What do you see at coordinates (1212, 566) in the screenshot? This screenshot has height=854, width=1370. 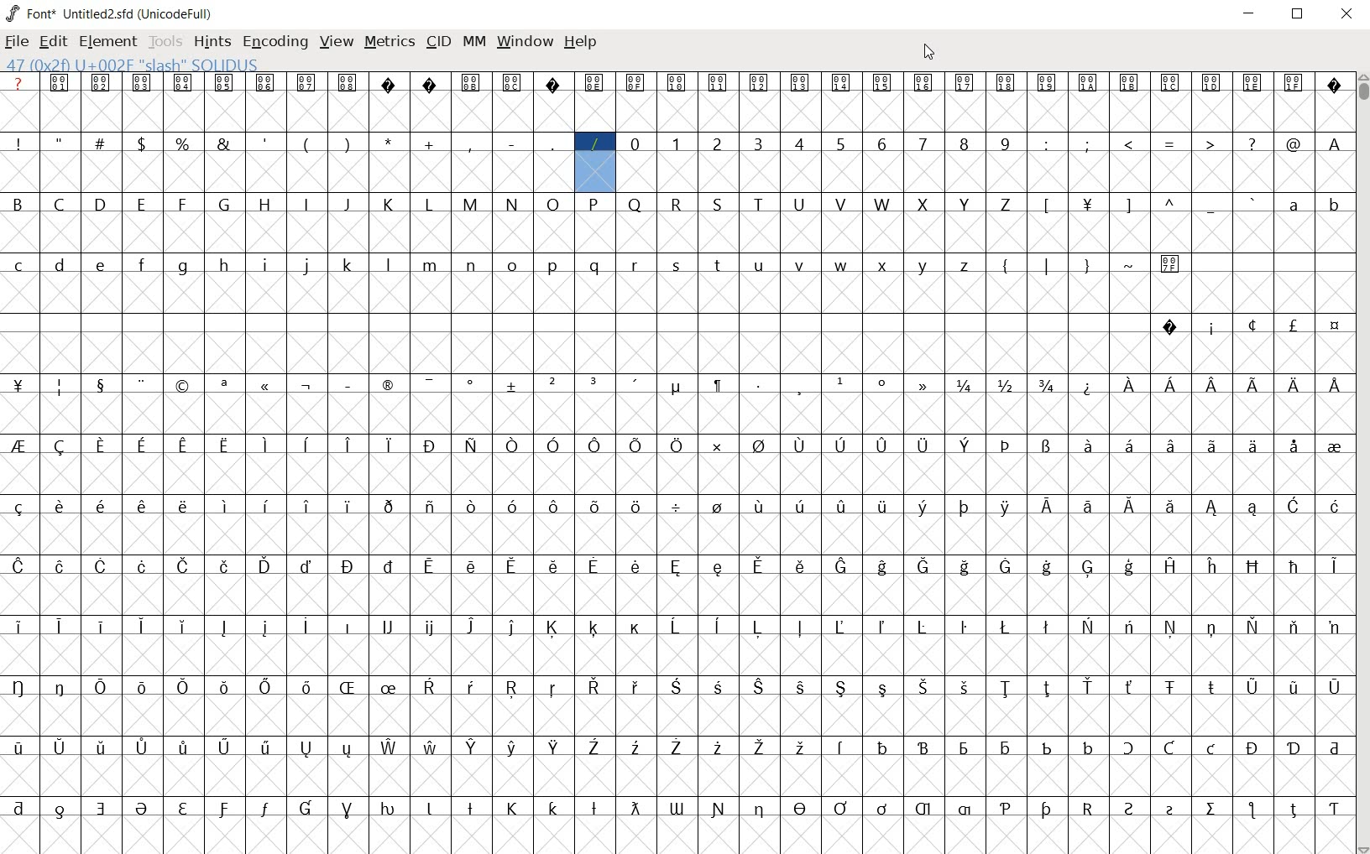 I see `glyph` at bounding box center [1212, 566].